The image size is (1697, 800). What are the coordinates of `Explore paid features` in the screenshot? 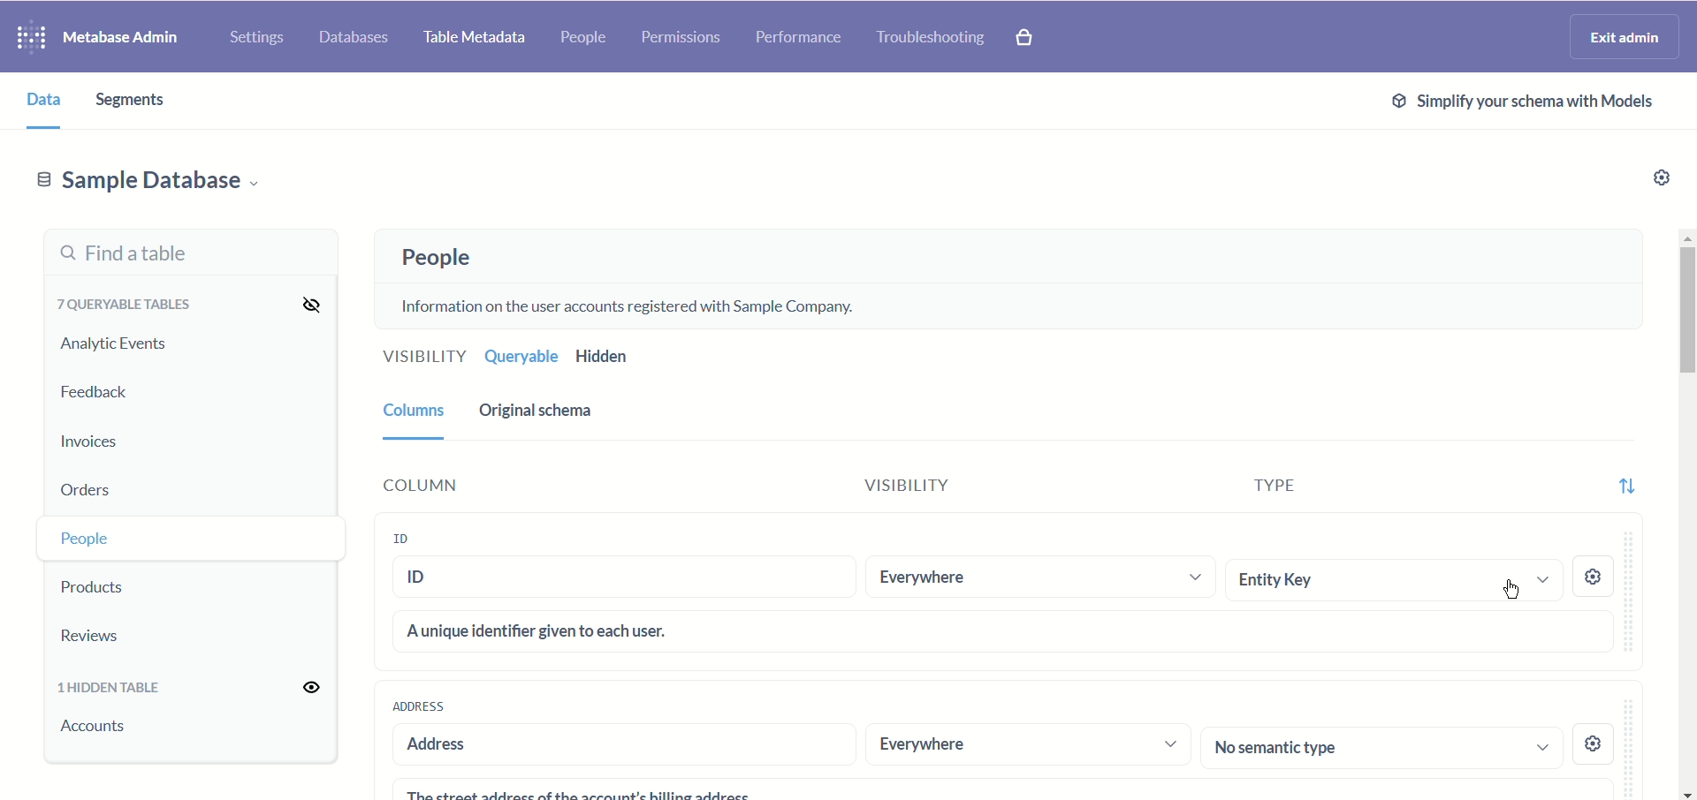 It's located at (1036, 38).